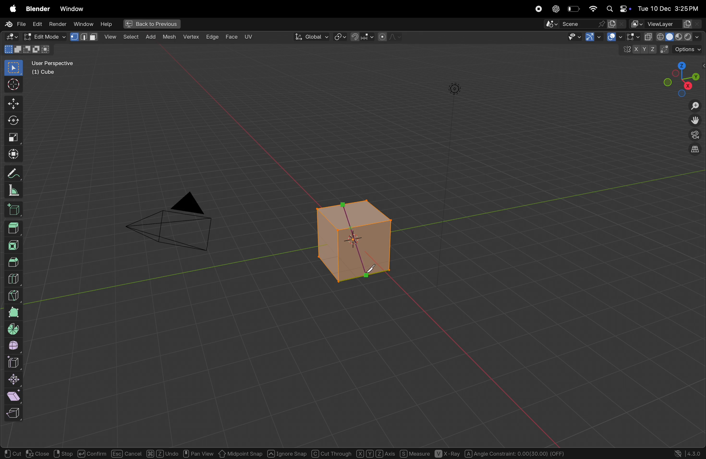 The height and width of the screenshot is (459, 706). Describe the element at coordinates (287, 453) in the screenshot. I see `Ignore Snap` at that location.